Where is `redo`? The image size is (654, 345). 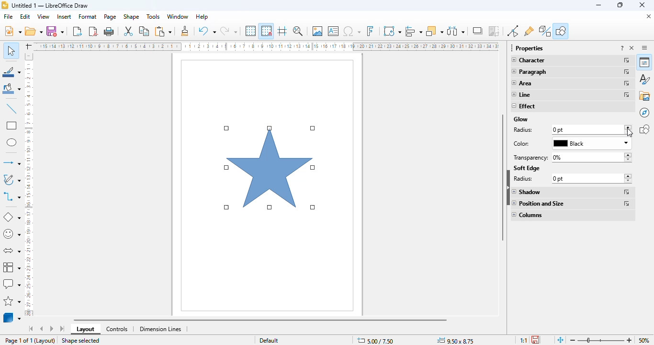 redo is located at coordinates (228, 31).